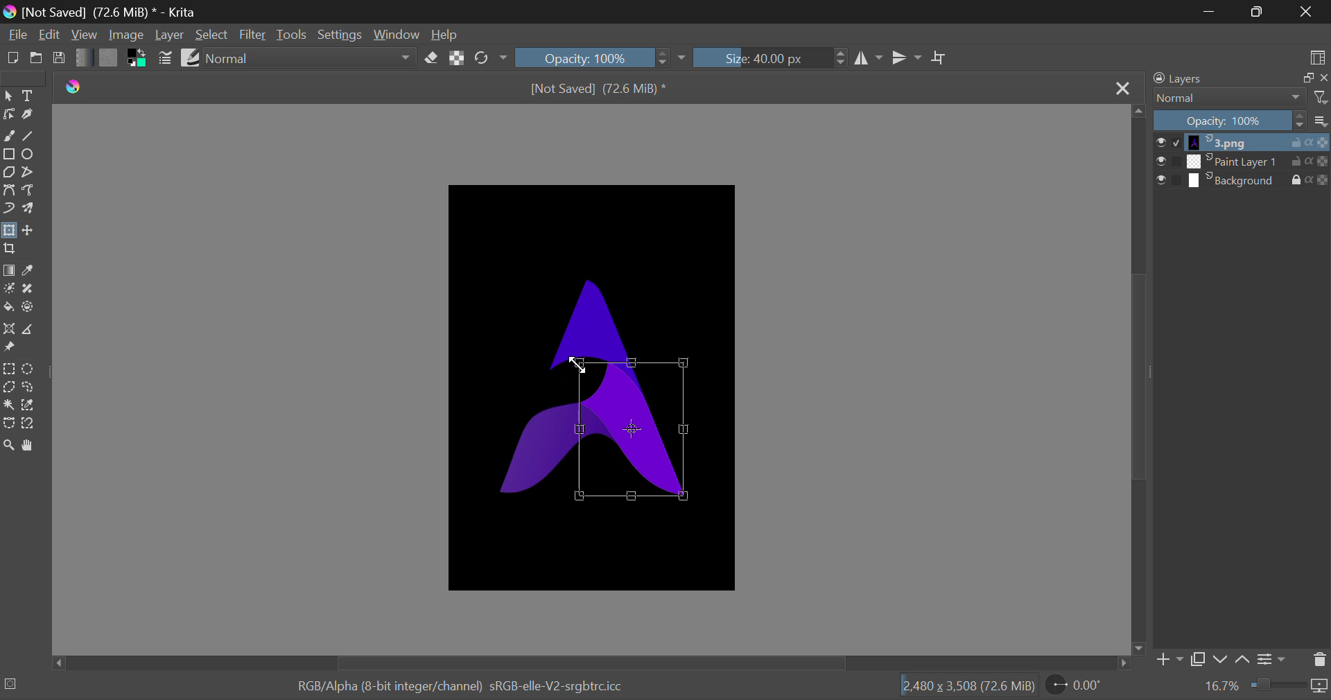  Describe the element at coordinates (1310, 180) in the screenshot. I see `actions` at that location.